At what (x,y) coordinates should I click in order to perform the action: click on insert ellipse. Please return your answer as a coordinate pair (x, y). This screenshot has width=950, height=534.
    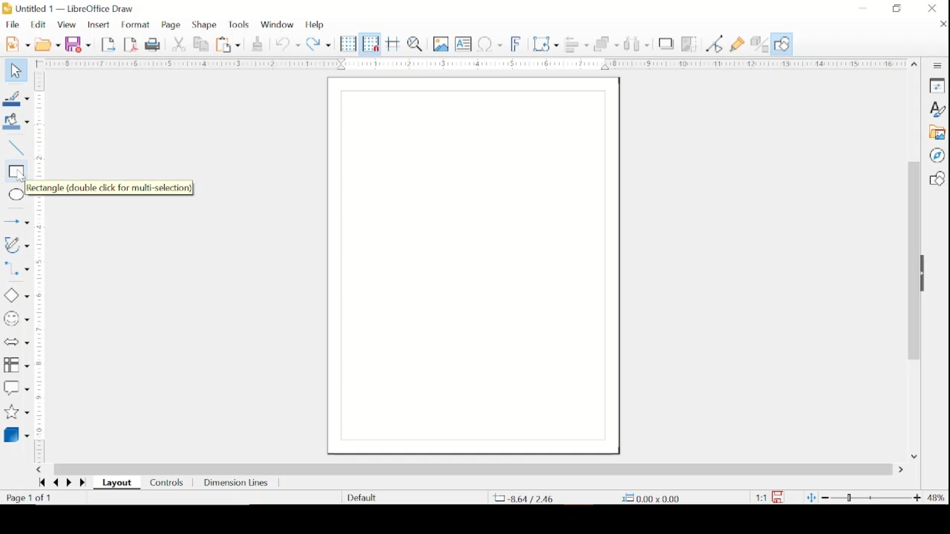
    Looking at the image, I should click on (14, 195).